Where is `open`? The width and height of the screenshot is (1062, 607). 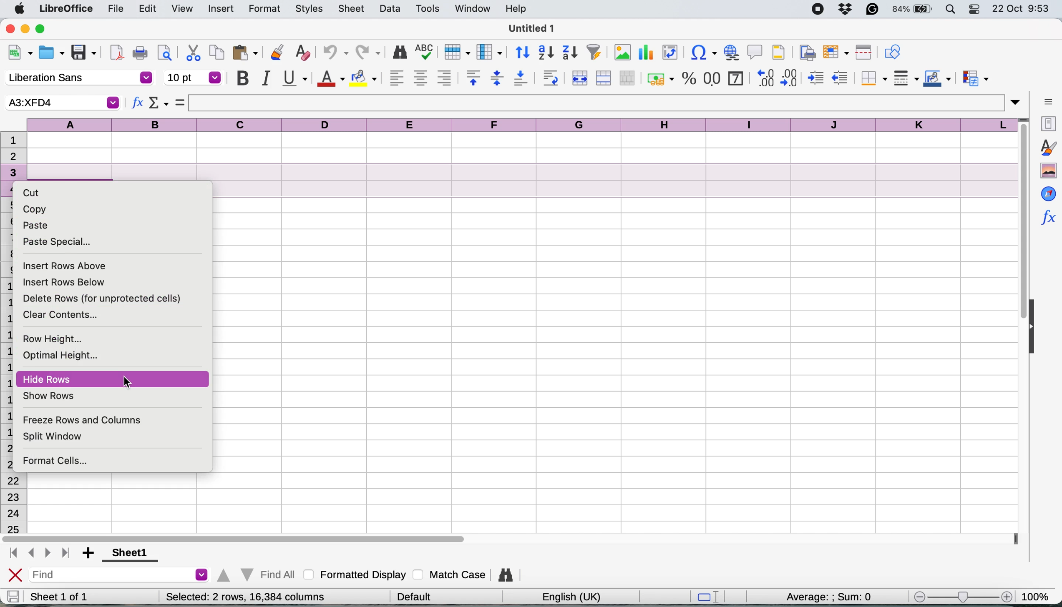
open is located at coordinates (51, 54).